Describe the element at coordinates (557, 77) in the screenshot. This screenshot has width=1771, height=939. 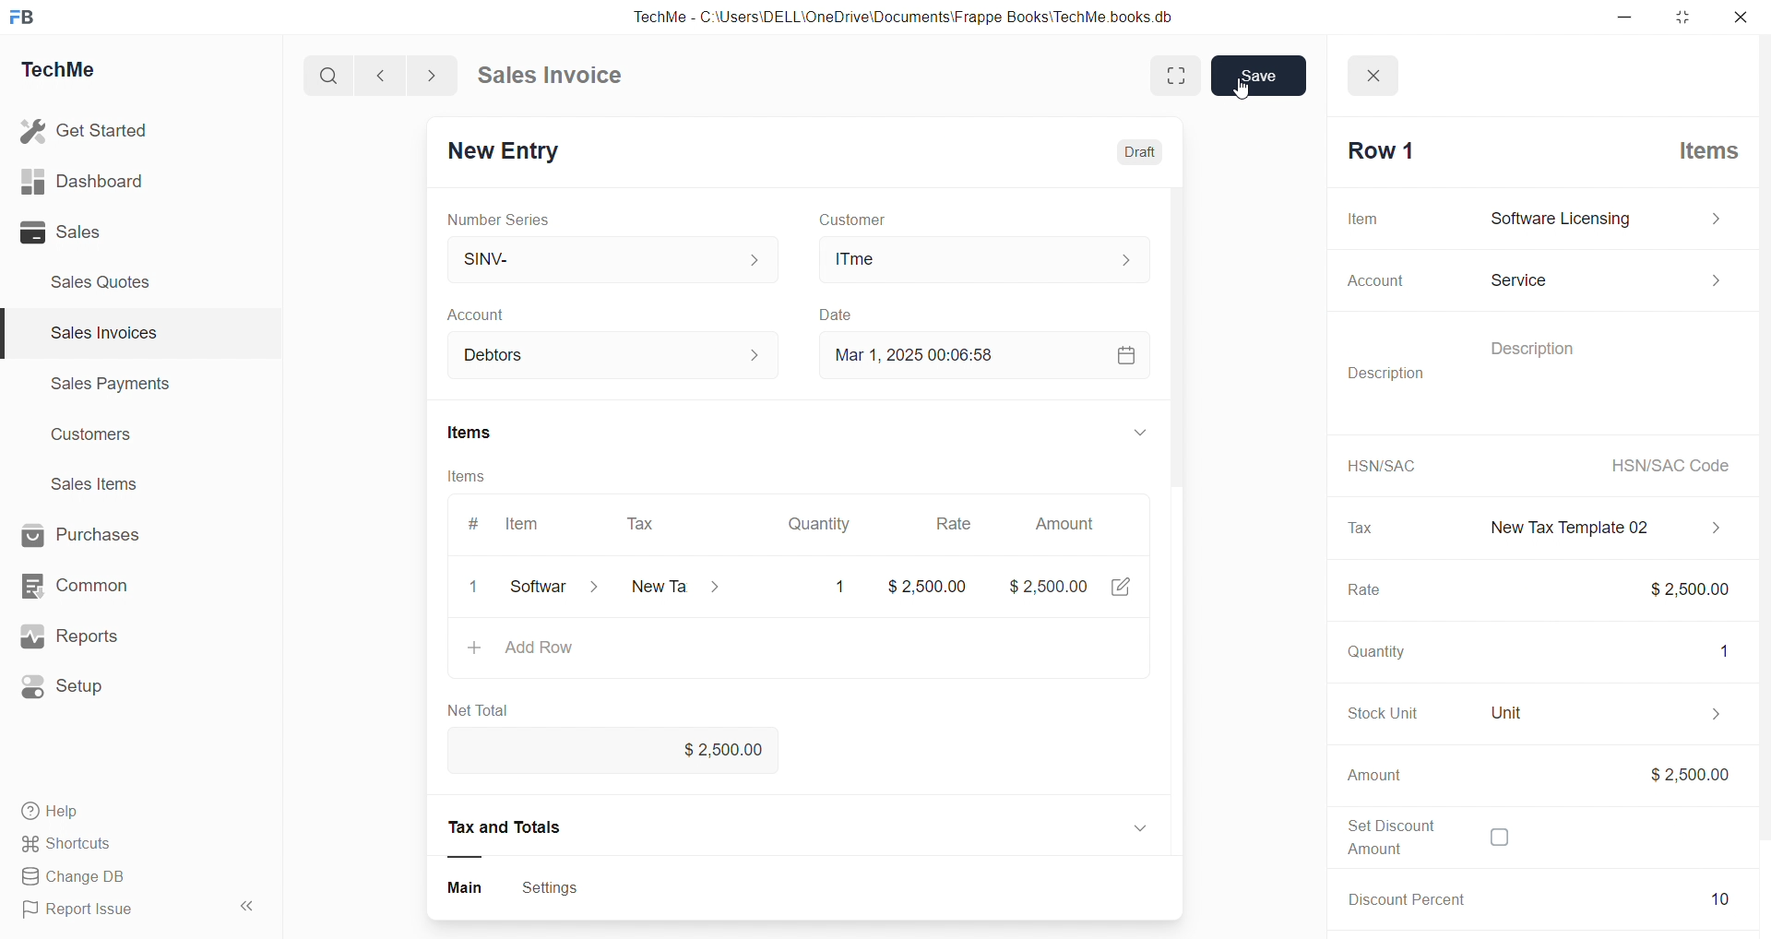
I see `Sales Invoice` at that location.